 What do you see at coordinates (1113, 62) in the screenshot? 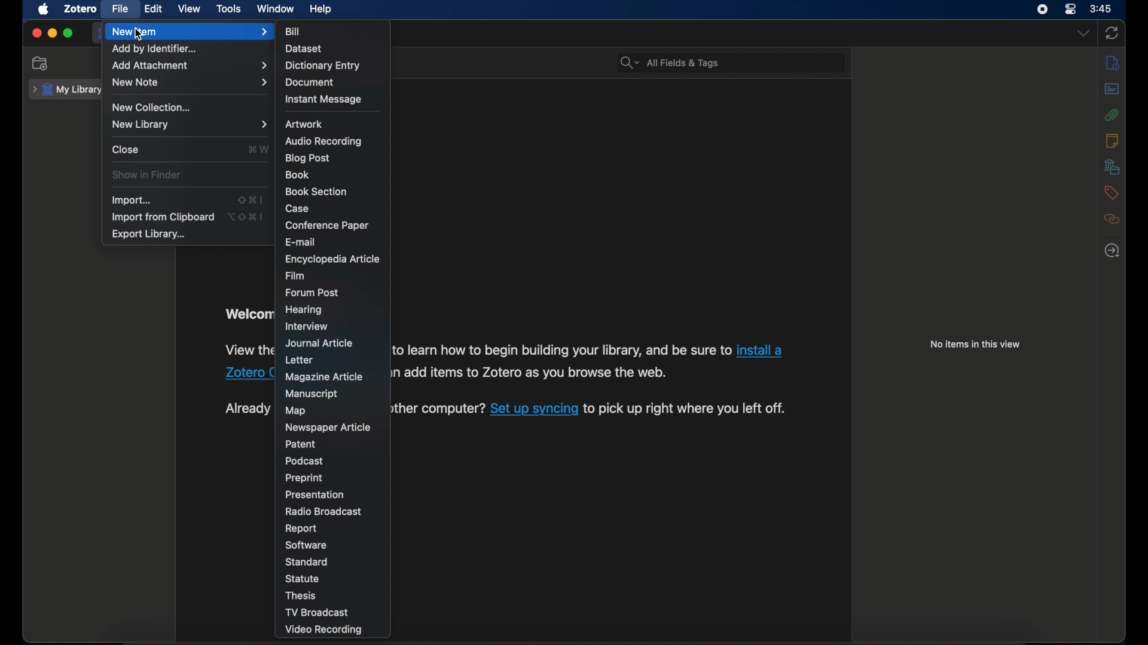
I see `info` at bounding box center [1113, 62].